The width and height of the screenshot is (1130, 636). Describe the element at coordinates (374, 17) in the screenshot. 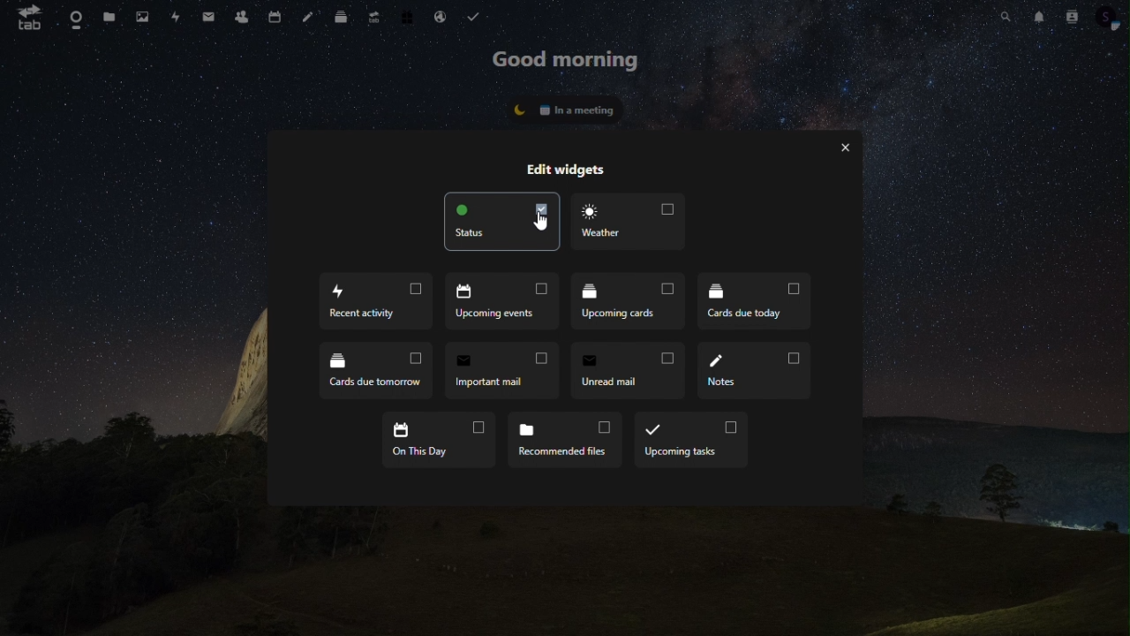

I see `upgrade` at that location.